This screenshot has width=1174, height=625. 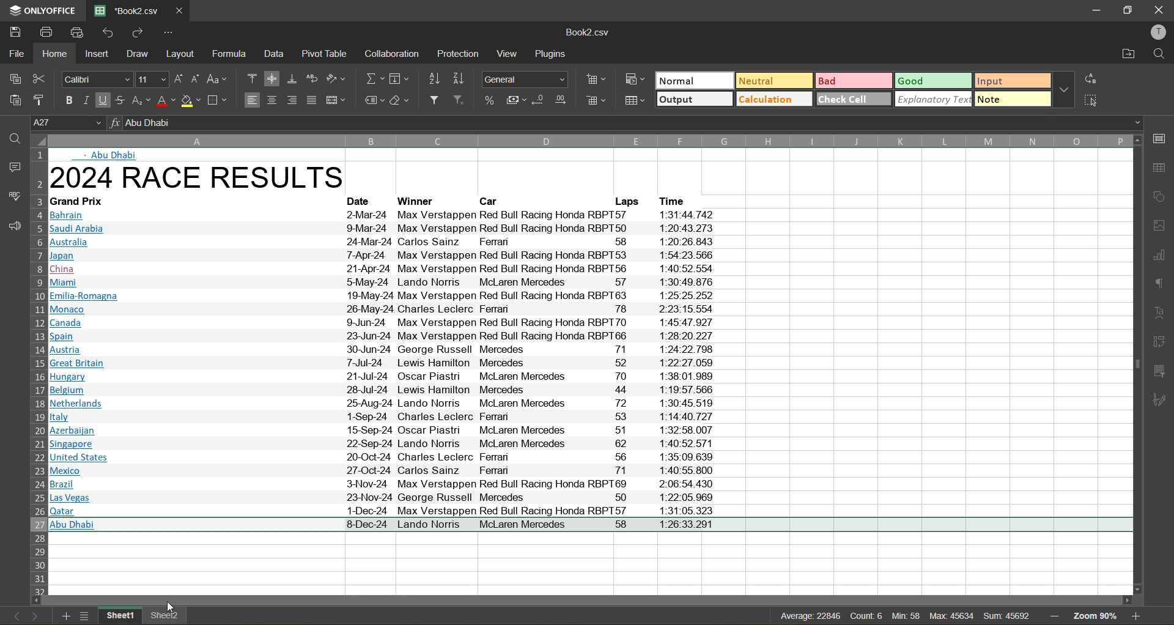 What do you see at coordinates (120, 101) in the screenshot?
I see `strikethrough` at bounding box center [120, 101].